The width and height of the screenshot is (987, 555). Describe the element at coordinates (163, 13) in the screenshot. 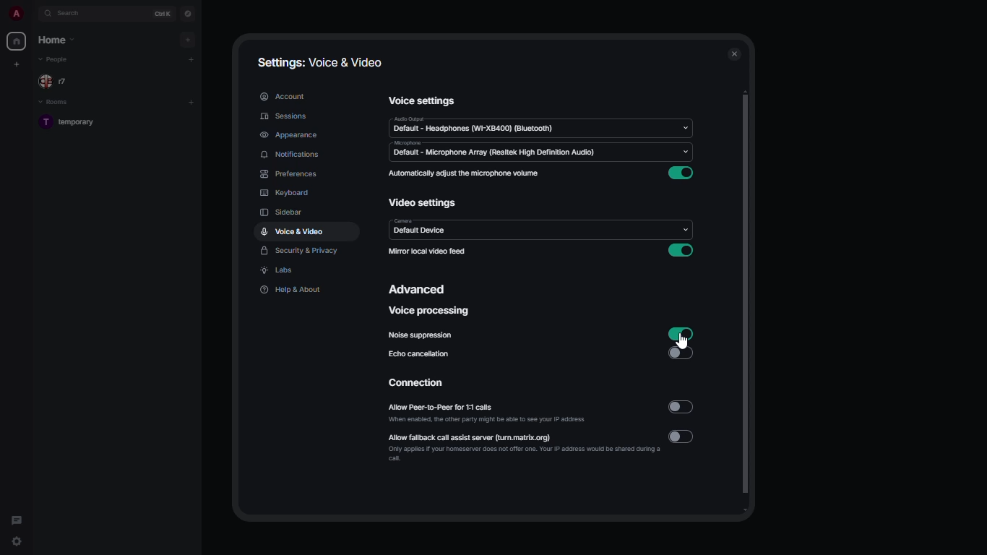

I see `ctrl K` at that location.